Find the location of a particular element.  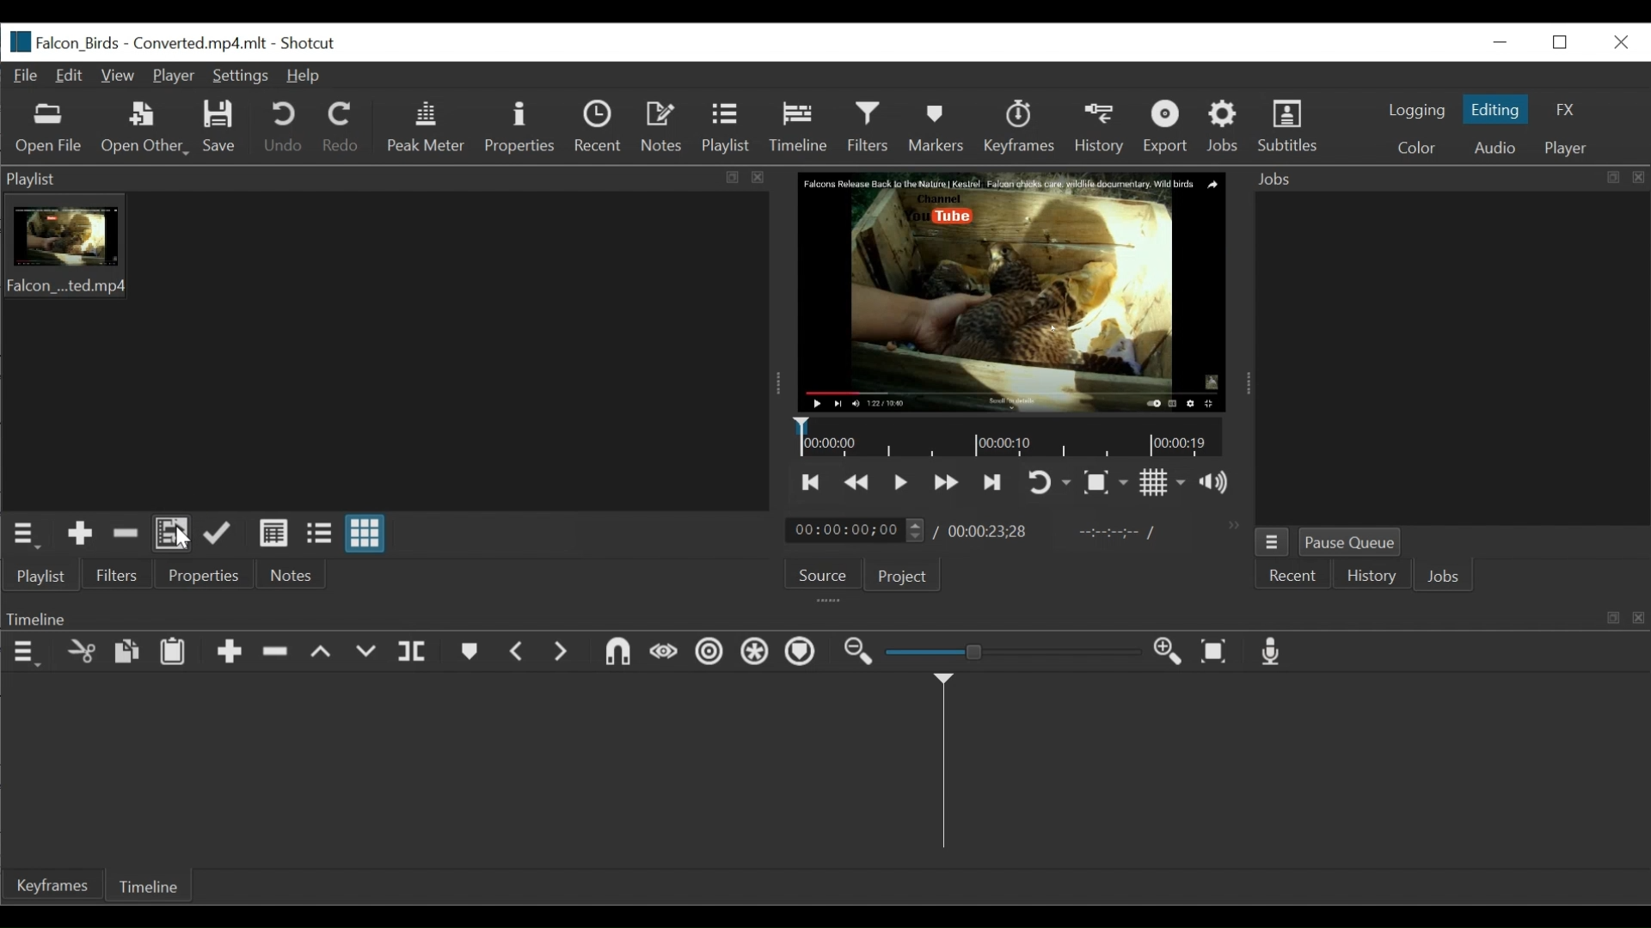

Adjust Zoom timeline Slider is located at coordinates (1010, 653).